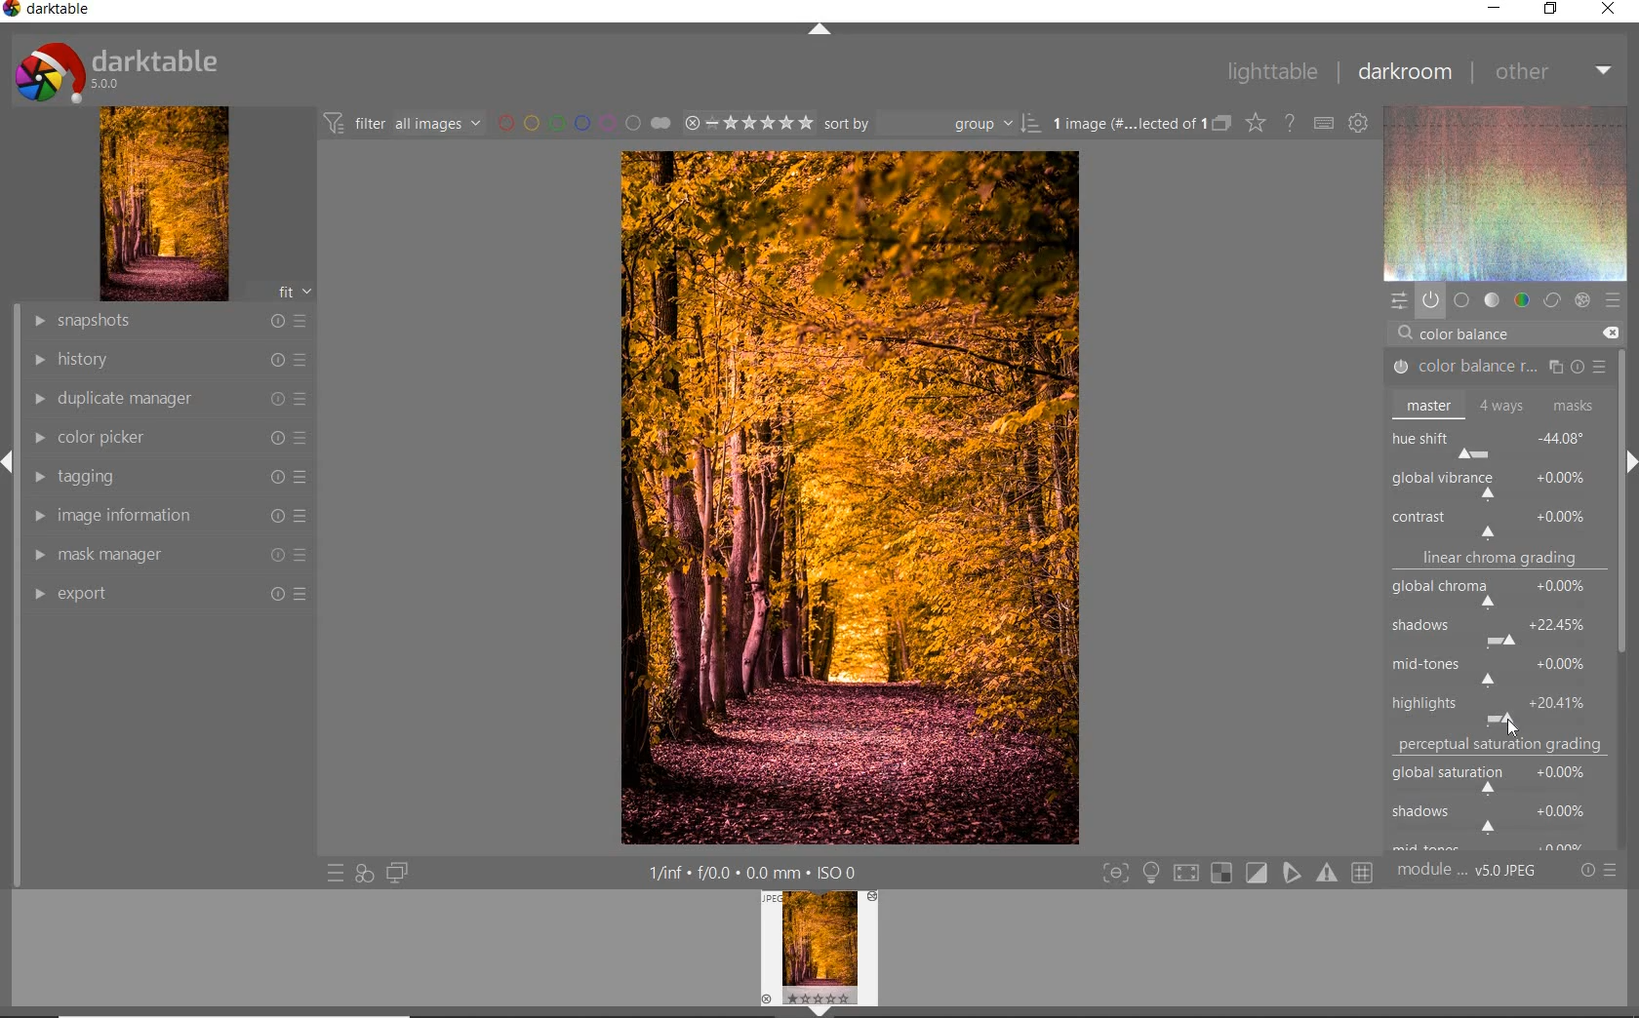 The height and width of the screenshot is (1018, 1639). What do you see at coordinates (171, 555) in the screenshot?
I see `mask manager` at bounding box center [171, 555].